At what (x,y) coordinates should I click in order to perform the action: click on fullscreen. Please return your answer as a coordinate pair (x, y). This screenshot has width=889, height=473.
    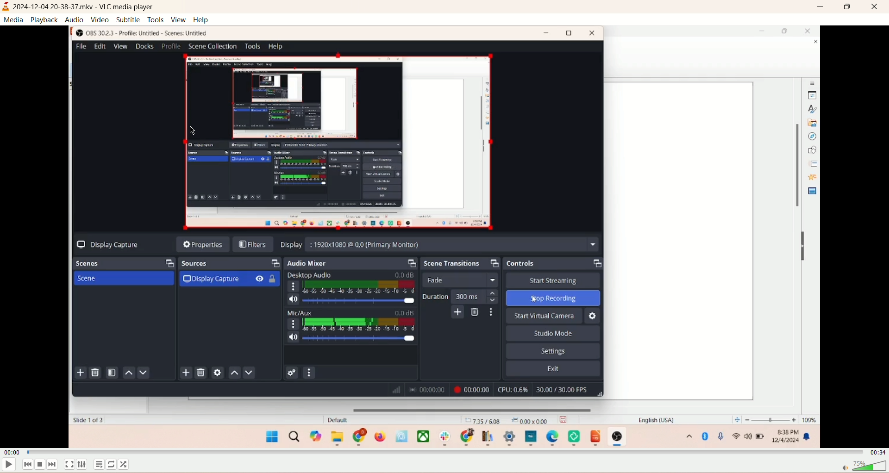
    Looking at the image, I should click on (70, 464).